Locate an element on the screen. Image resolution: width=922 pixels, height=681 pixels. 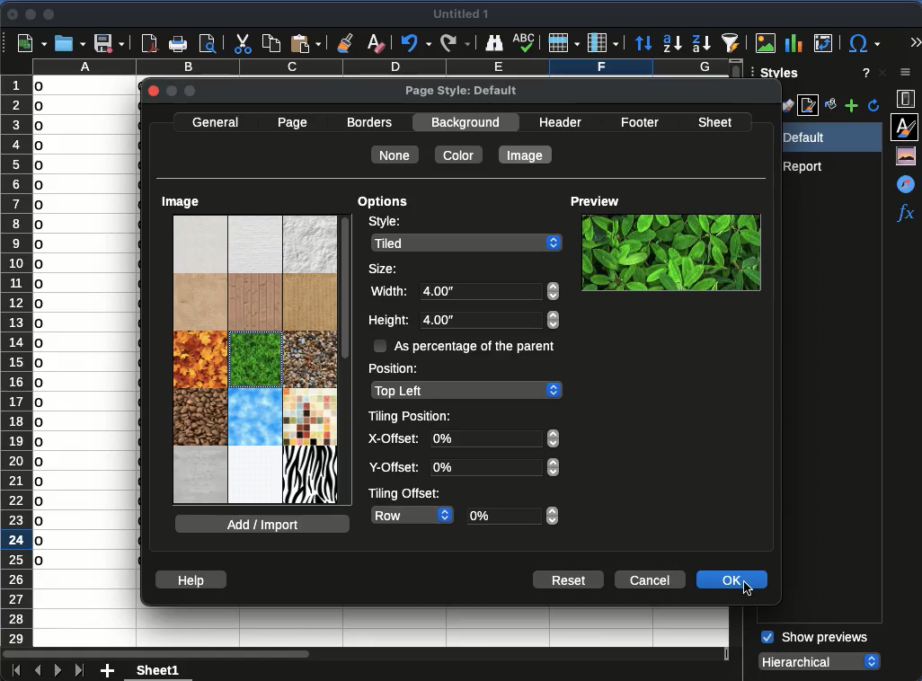
special character is located at coordinates (864, 43).